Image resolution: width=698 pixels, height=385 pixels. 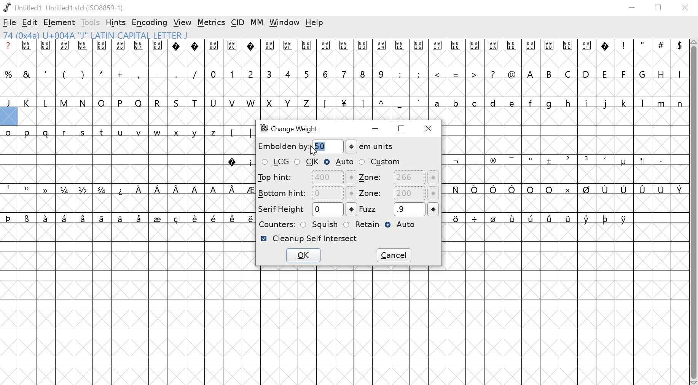 What do you see at coordinates (306, 210) in the screenshot?
I see `SERIF HEIGHT` at bounding box center [306, 210].